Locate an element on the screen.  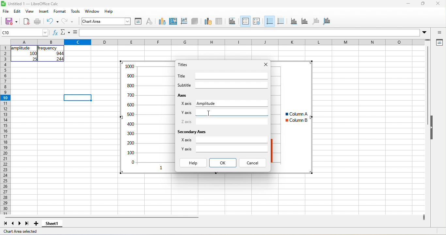
y axis is located at coordinates (305, 21).